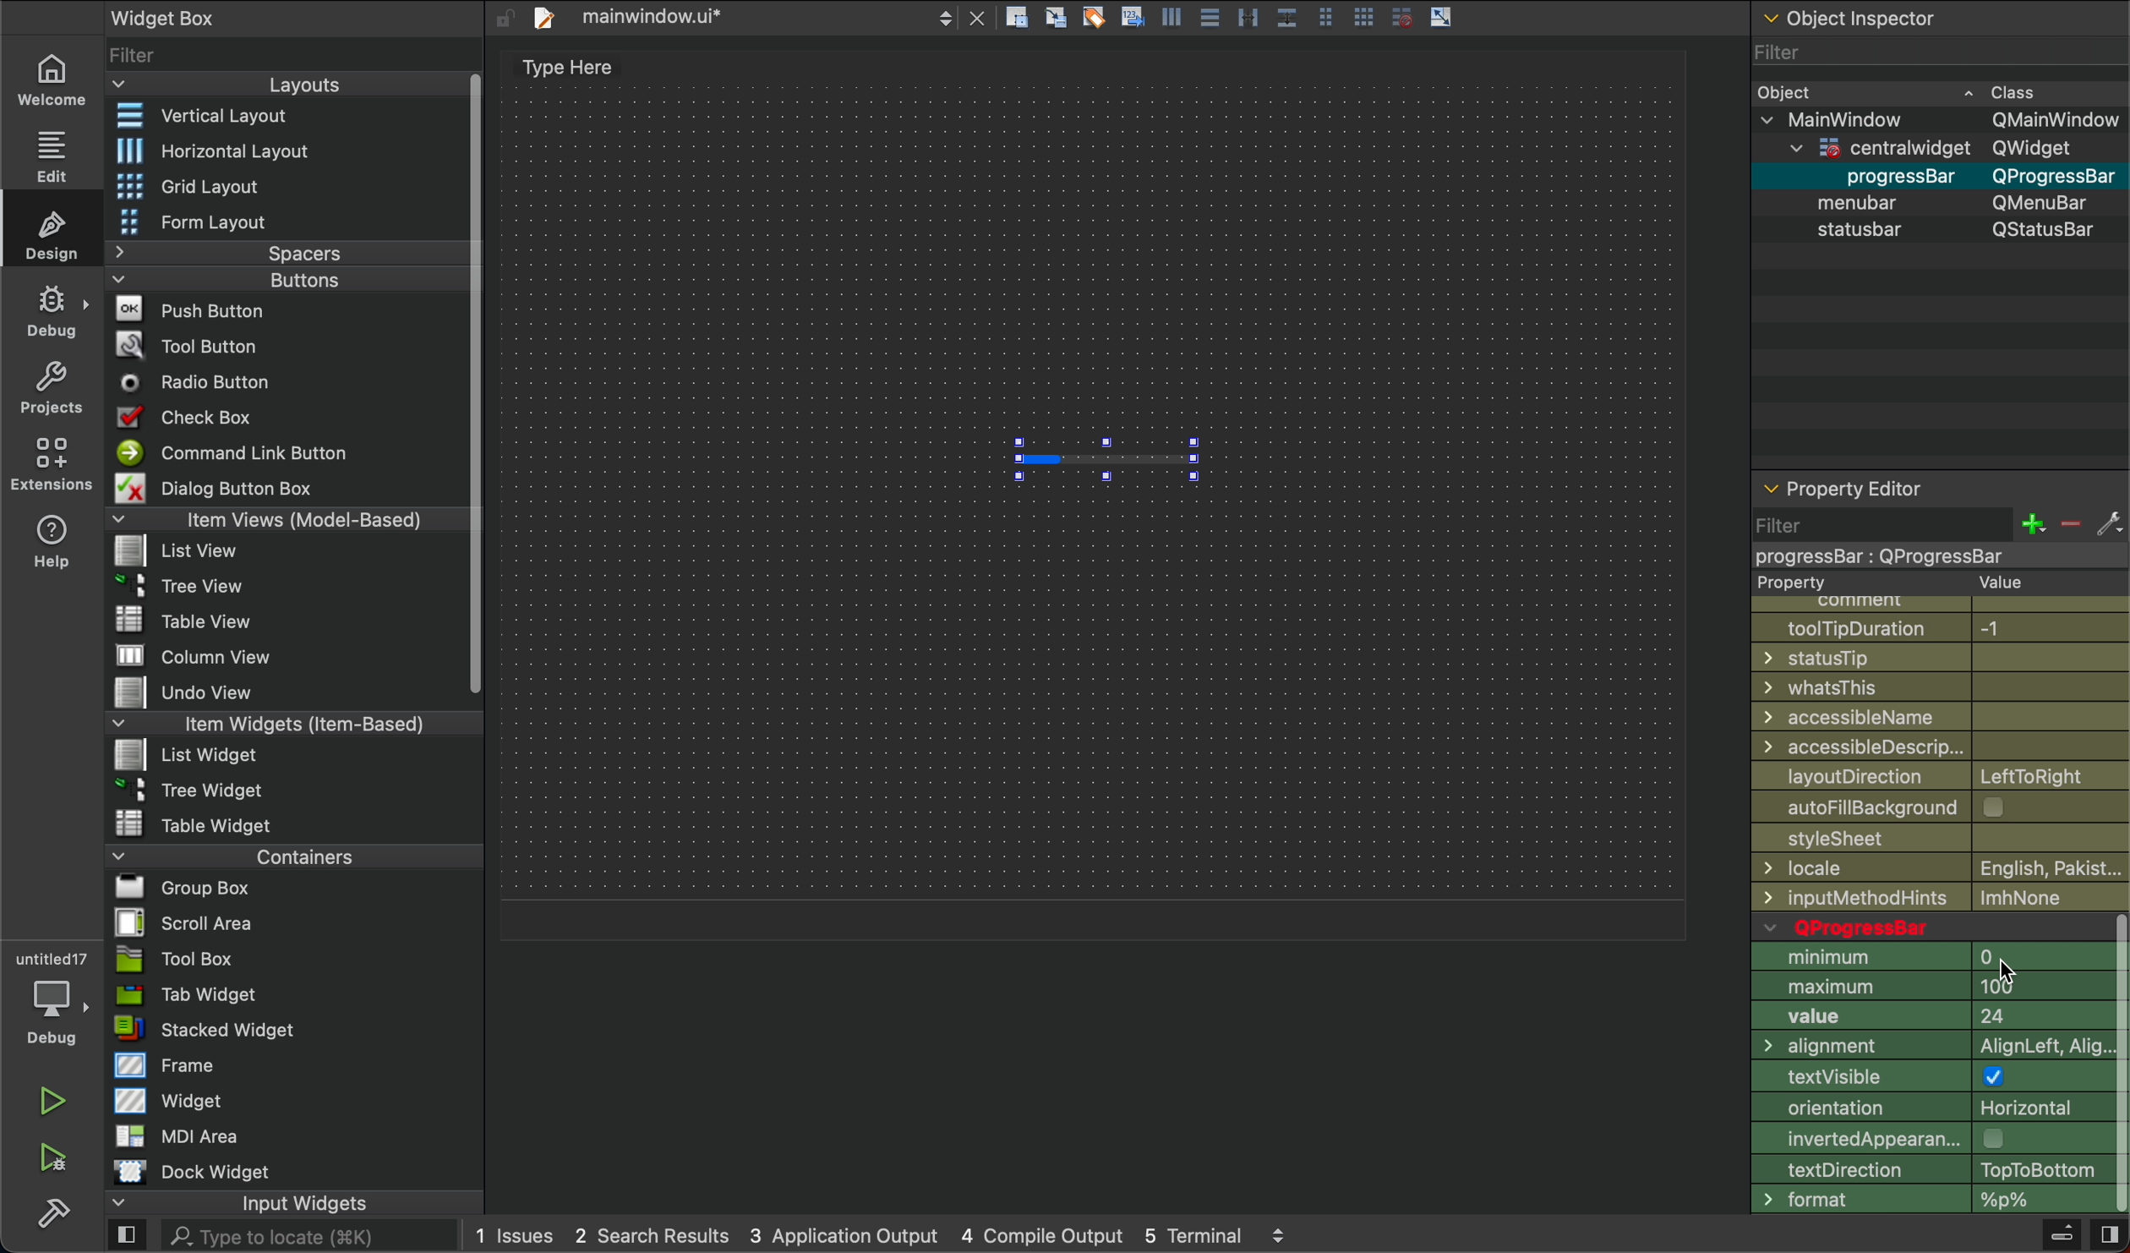  What do you see at coordinates (1909, 583) in the screenshot?
I see `property` at bounding box center [1909, 583].